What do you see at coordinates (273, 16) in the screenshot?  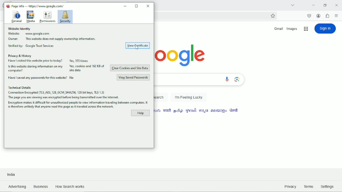 I see `Bookmark this page` at bounding box center [273, 16].